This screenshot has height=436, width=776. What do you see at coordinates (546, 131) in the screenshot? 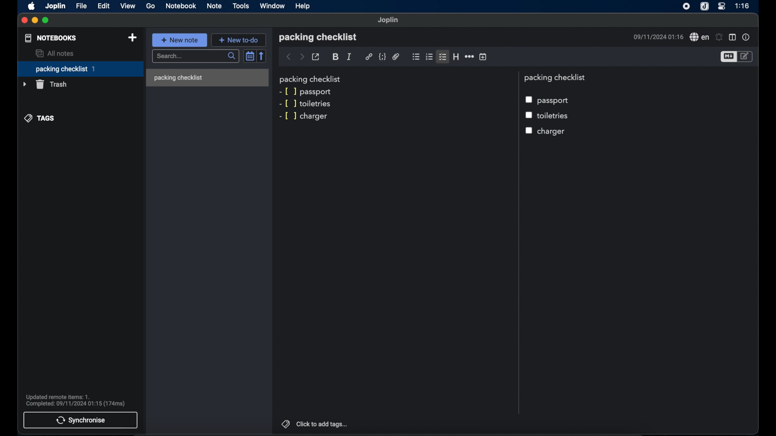
I see `chargercheckbox` at bounding box center [546, 131].